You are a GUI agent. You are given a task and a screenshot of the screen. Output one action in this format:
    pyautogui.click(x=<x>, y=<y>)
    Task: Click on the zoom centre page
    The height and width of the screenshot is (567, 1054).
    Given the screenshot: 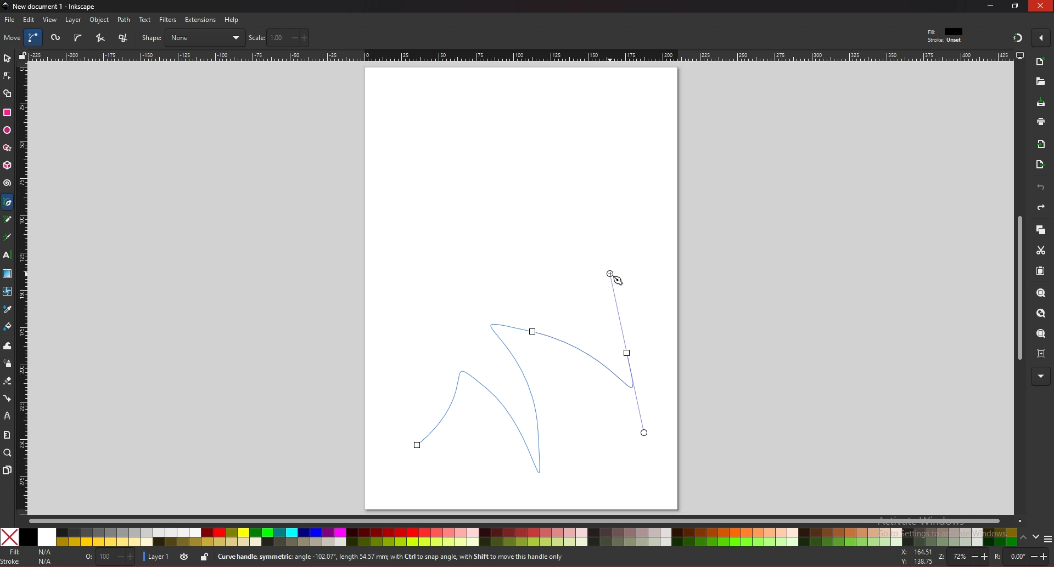 What is the action you would take?
    pyautogui.click(x=1042, y=353)
    